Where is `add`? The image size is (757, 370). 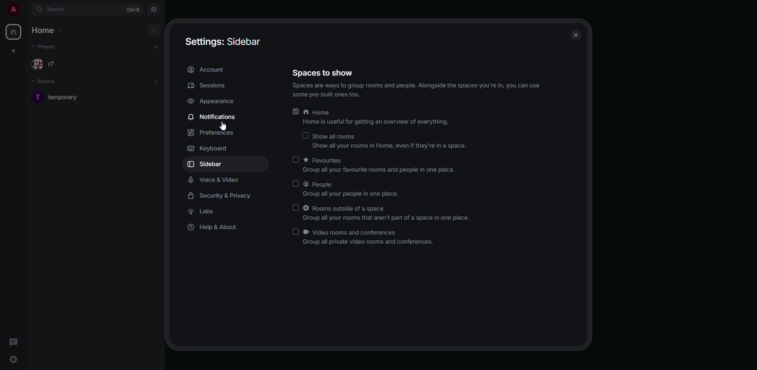
add is located at coordinates (154, 29).